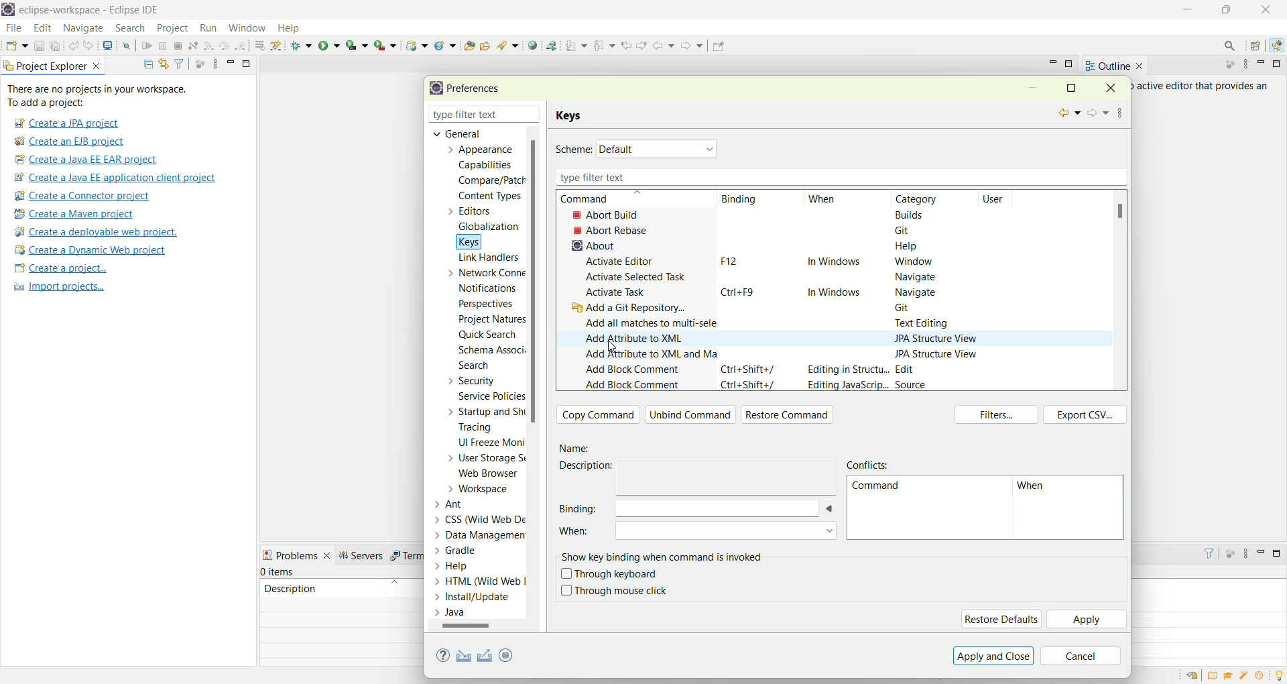 The image size is (1287, 684). What do you see at coordinates (863, 371) in the screenshot?
I see `editing in structure...Edit` at bounding box center [863, 371].